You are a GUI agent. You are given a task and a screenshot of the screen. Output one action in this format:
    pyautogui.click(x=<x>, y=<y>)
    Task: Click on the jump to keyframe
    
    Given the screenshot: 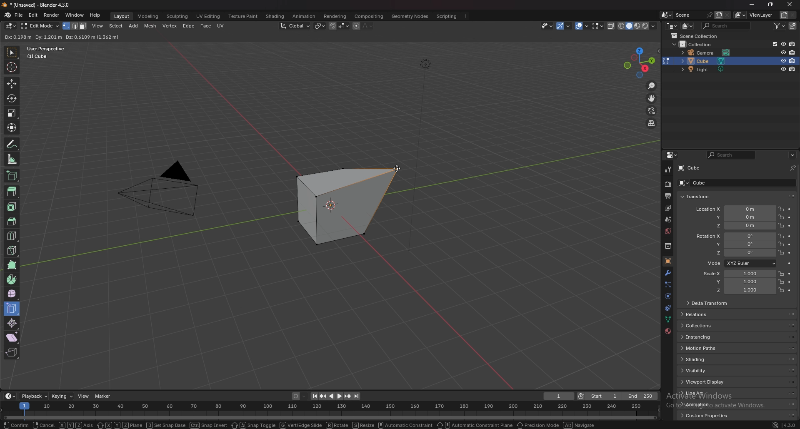 What is the action you would take?
    pyautogui.click(x=323, y=396)
    